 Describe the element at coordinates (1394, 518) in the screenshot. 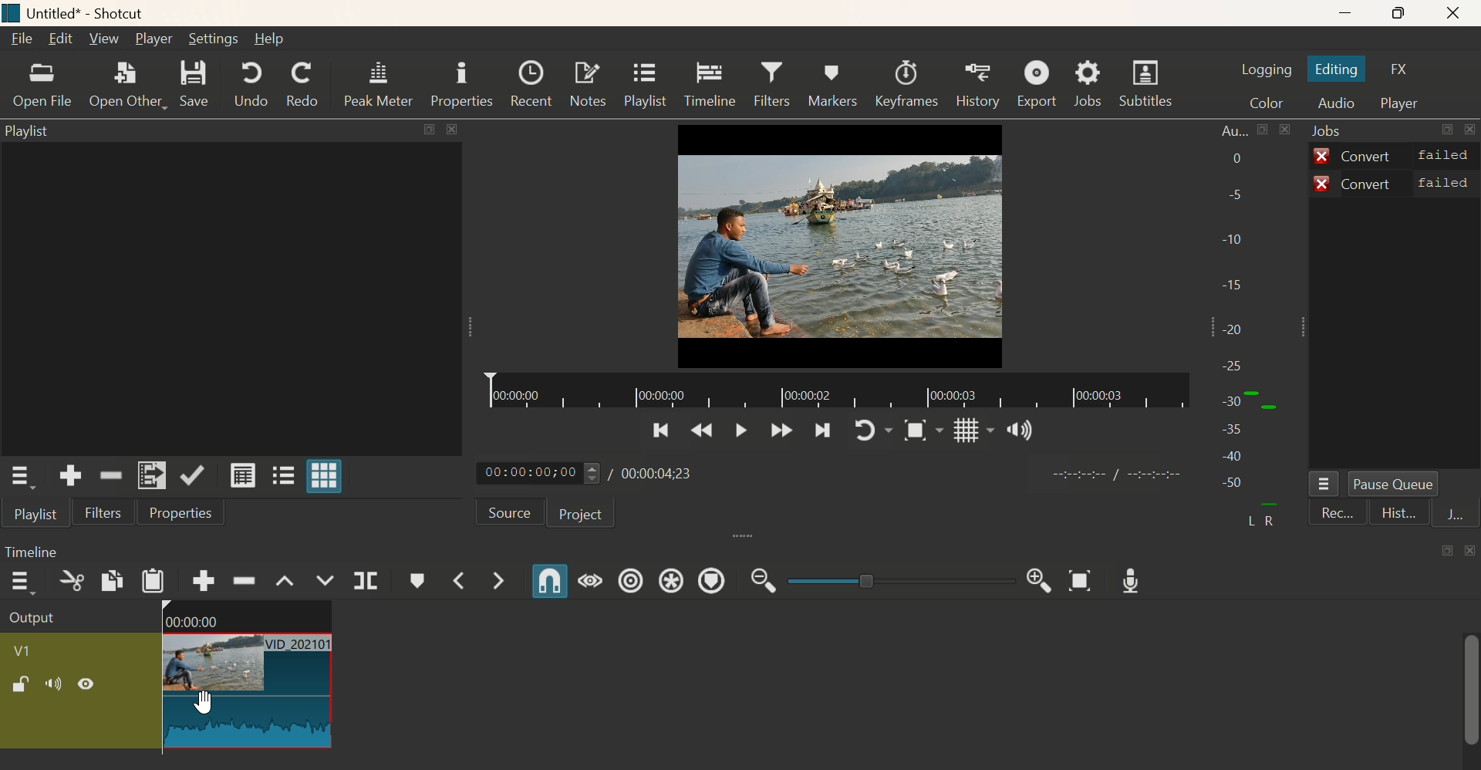

I see `` at that location.